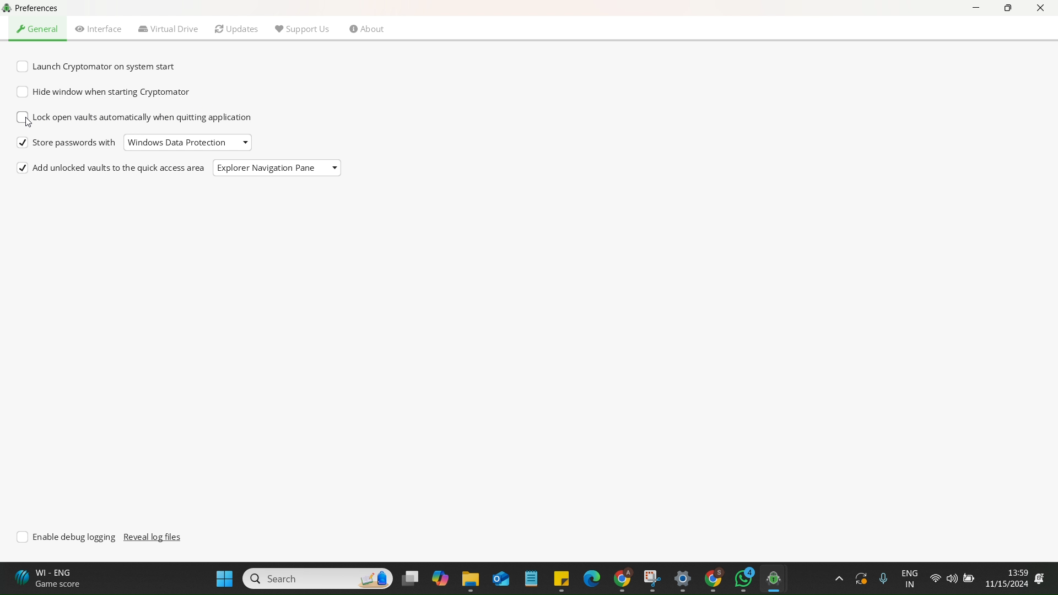 This screenshot has height=595, width=1058. Describe the element at coordinates (935, 579) in the screenshot. I see `Wifi` at that location.